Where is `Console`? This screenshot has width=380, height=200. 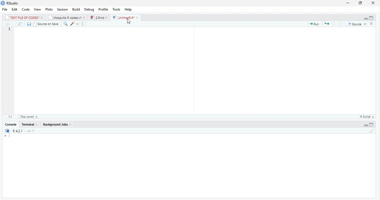 Console is located at coordinates (189, 166).